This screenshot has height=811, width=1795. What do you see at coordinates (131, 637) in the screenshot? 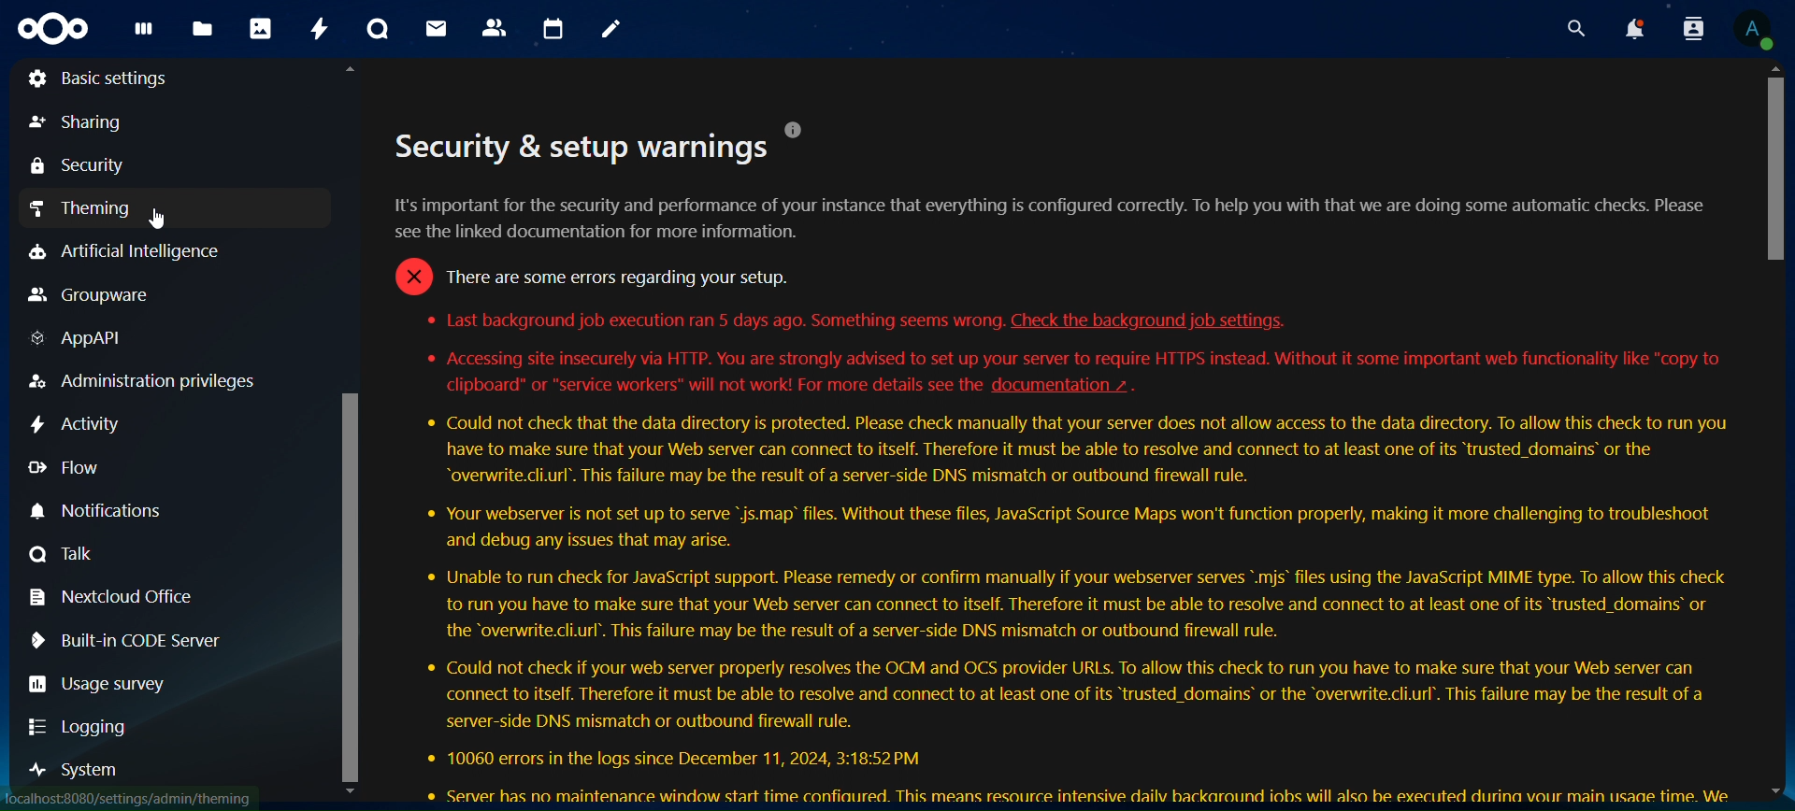
I see `built in code server` at bounding box center [131, 637].